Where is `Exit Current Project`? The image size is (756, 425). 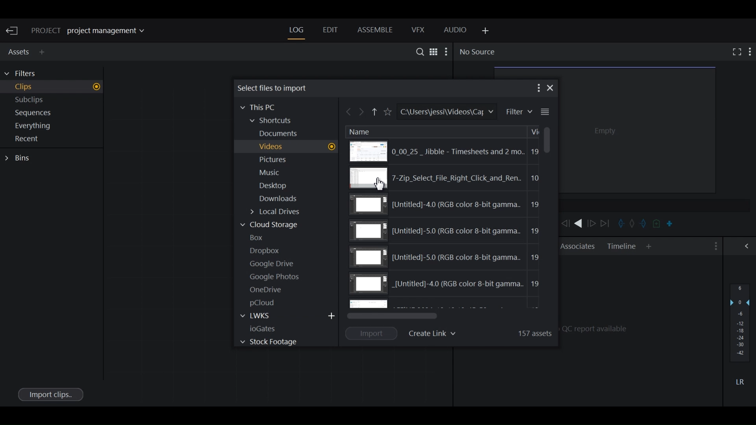 Exit Current Project is located at coordinates (13, 31).